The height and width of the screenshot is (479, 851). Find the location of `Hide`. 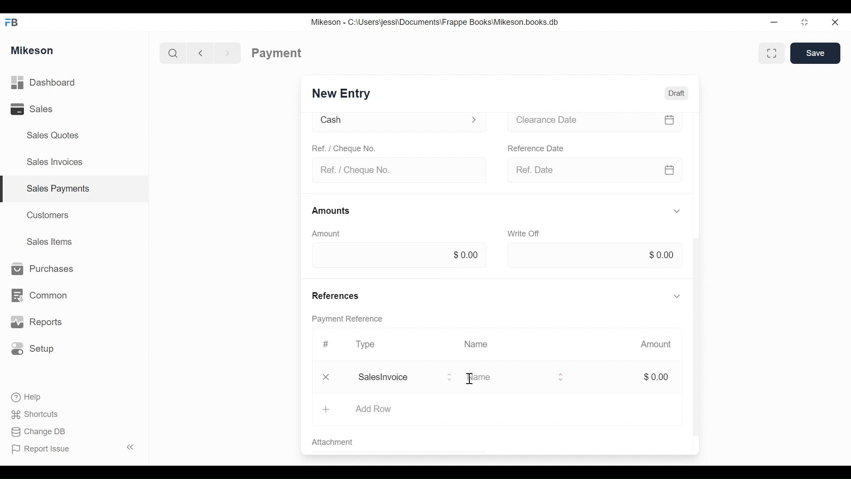

Hide is located at coordinates (677, 295).